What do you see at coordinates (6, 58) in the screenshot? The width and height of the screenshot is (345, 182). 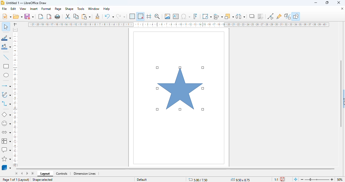 I see `insert line` at bounding box center [6, 58].